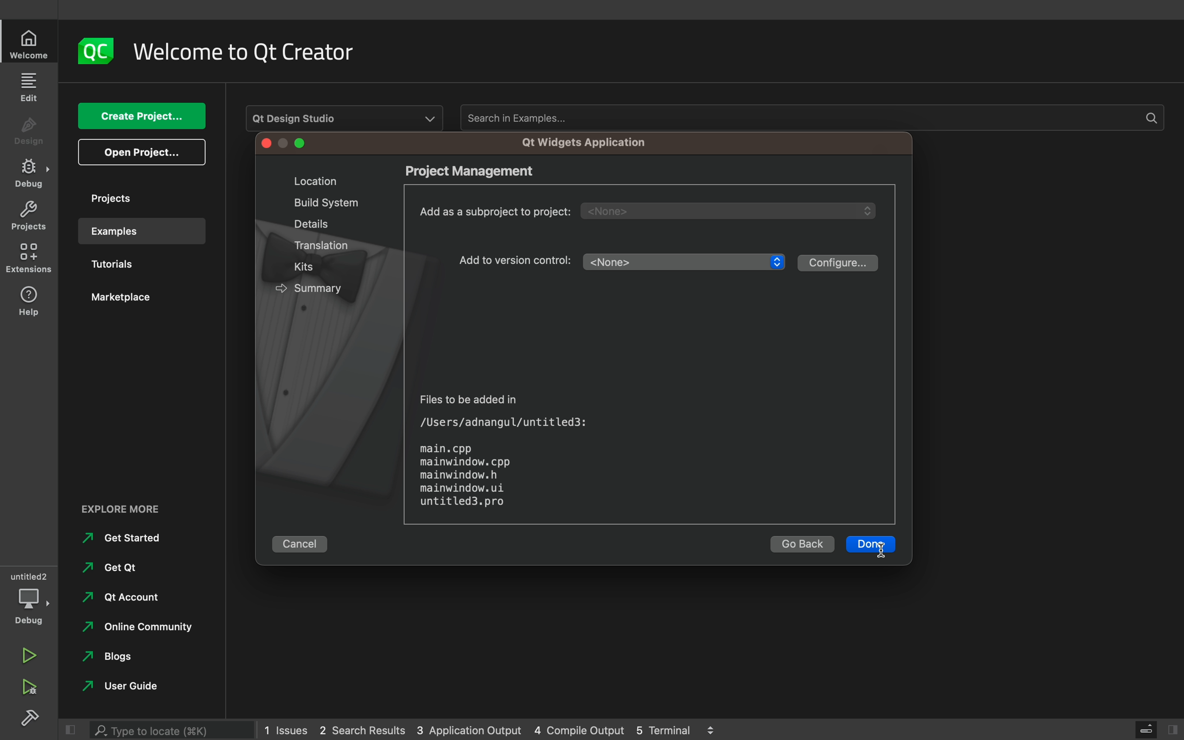 This screenshot has height=740, width=1184. Describe the element at coordinates (310, 181) in the screenshot. I see `location` at that location.